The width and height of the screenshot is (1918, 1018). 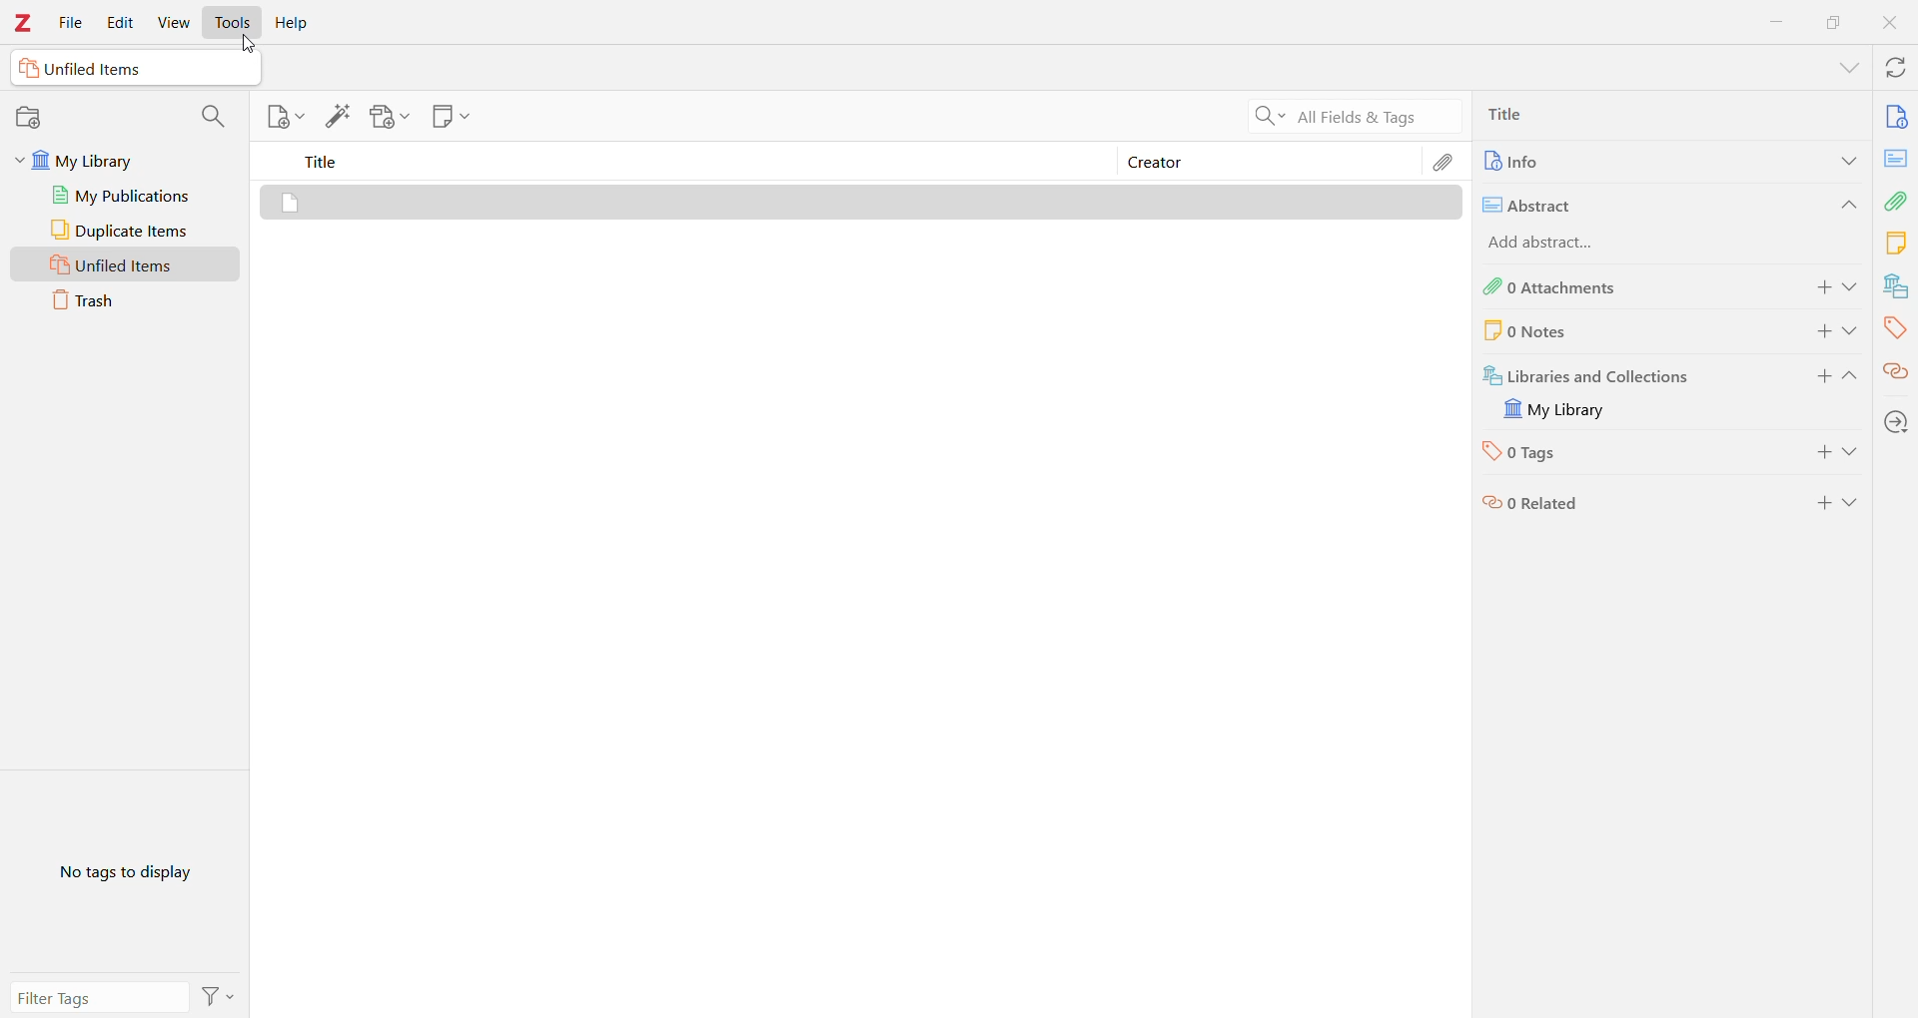 I want to click on Add Attachment, so click(x=390, y=119).